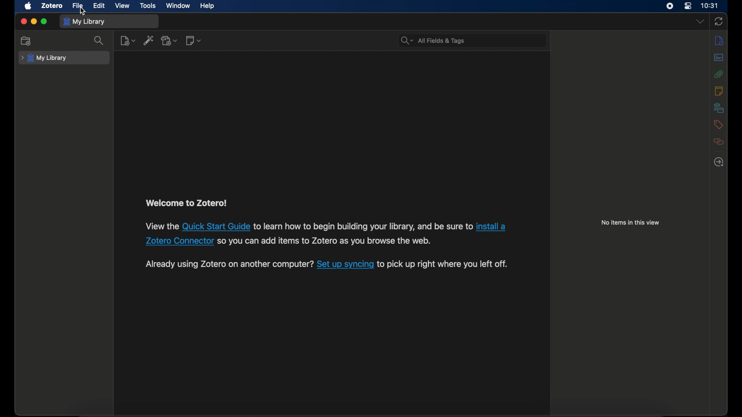 This screenshot has height=417, width=742. I want to click on attachments, so click(719, 74).